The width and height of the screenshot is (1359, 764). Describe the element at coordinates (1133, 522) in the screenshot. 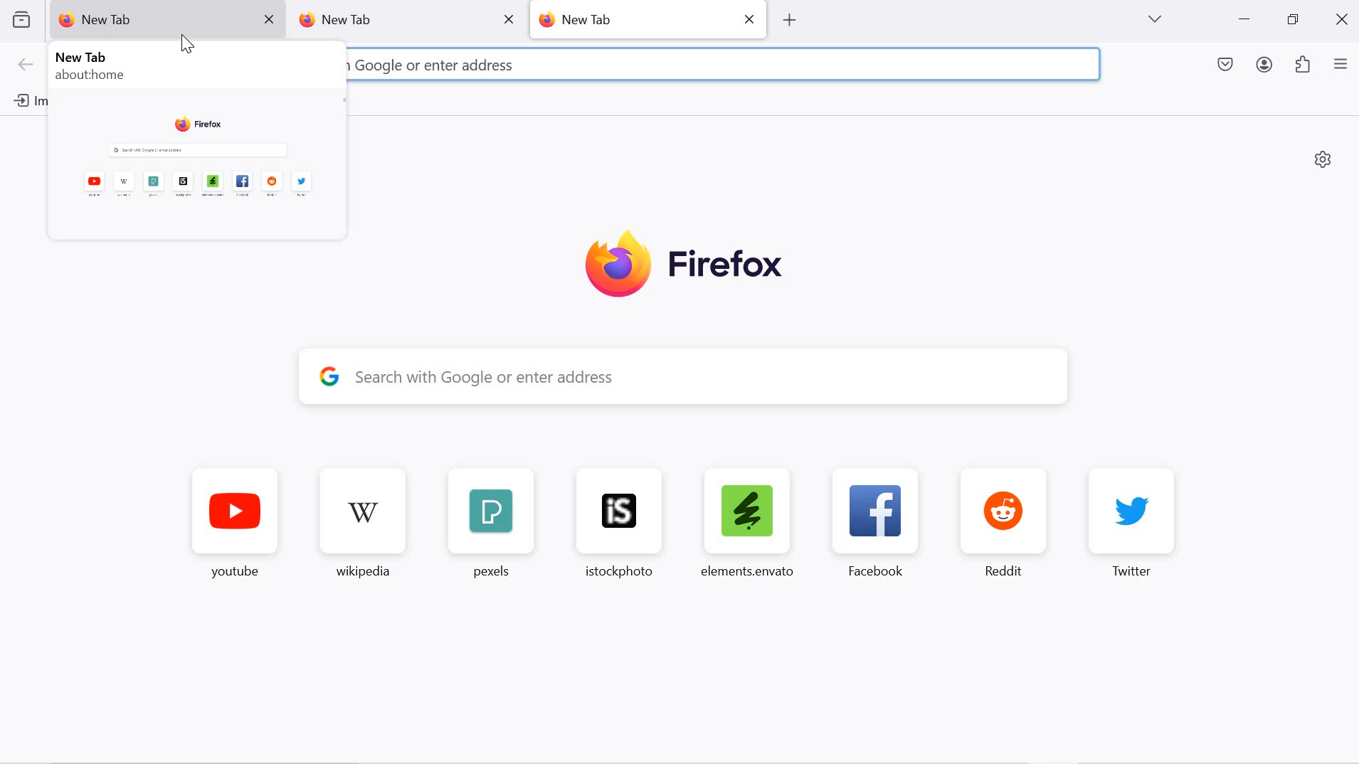

I see `twitter favorite` at that location.